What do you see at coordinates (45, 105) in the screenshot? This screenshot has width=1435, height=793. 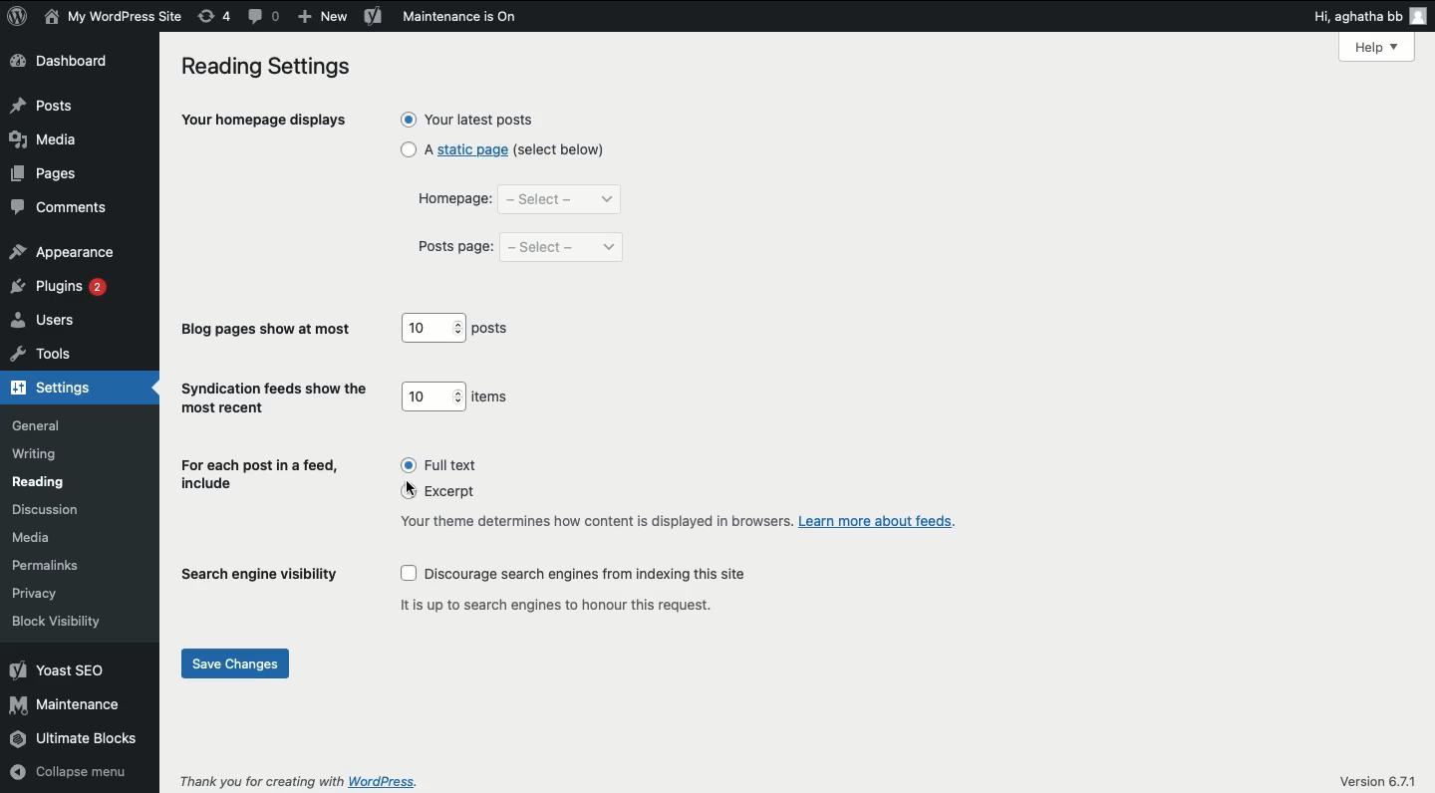 I see `posts` at bounding box center [45, 105].